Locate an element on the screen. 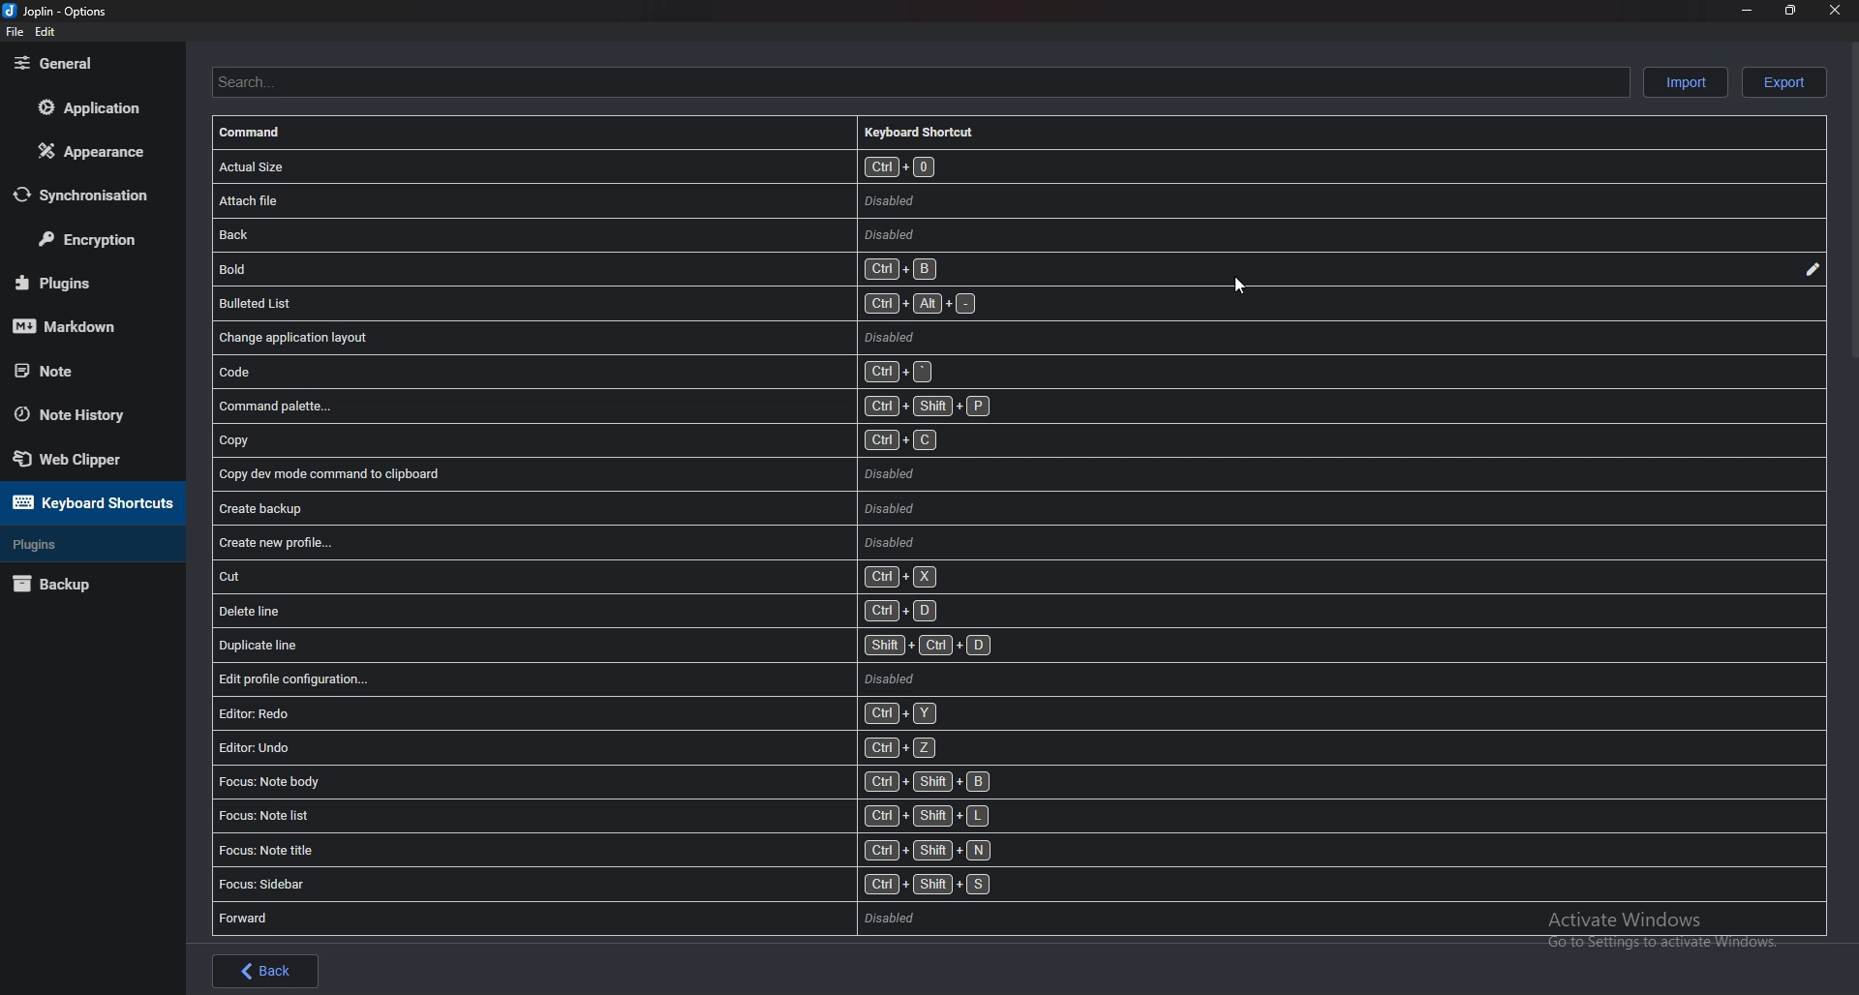 Image resolution: width=1859 pixels, height=995 pixels. Attach file is located at coordinates (774, 200).